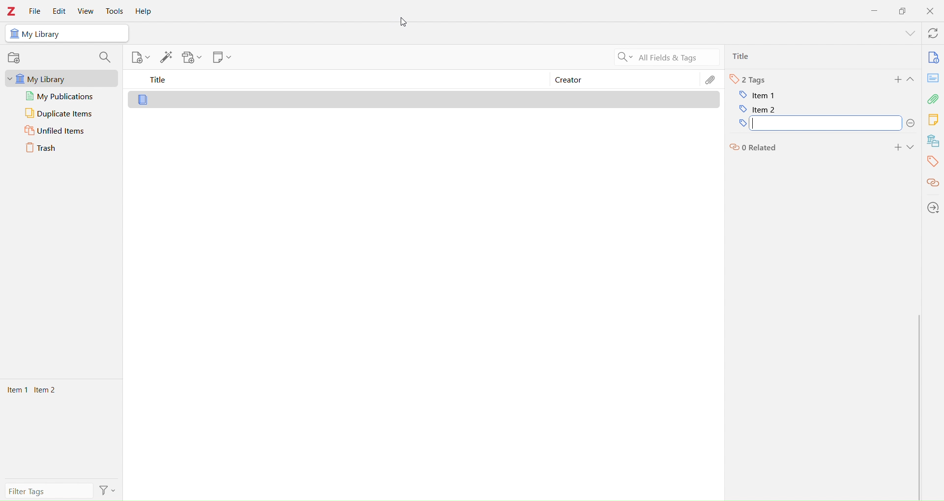  I want to click on Library, so click(278, 99).